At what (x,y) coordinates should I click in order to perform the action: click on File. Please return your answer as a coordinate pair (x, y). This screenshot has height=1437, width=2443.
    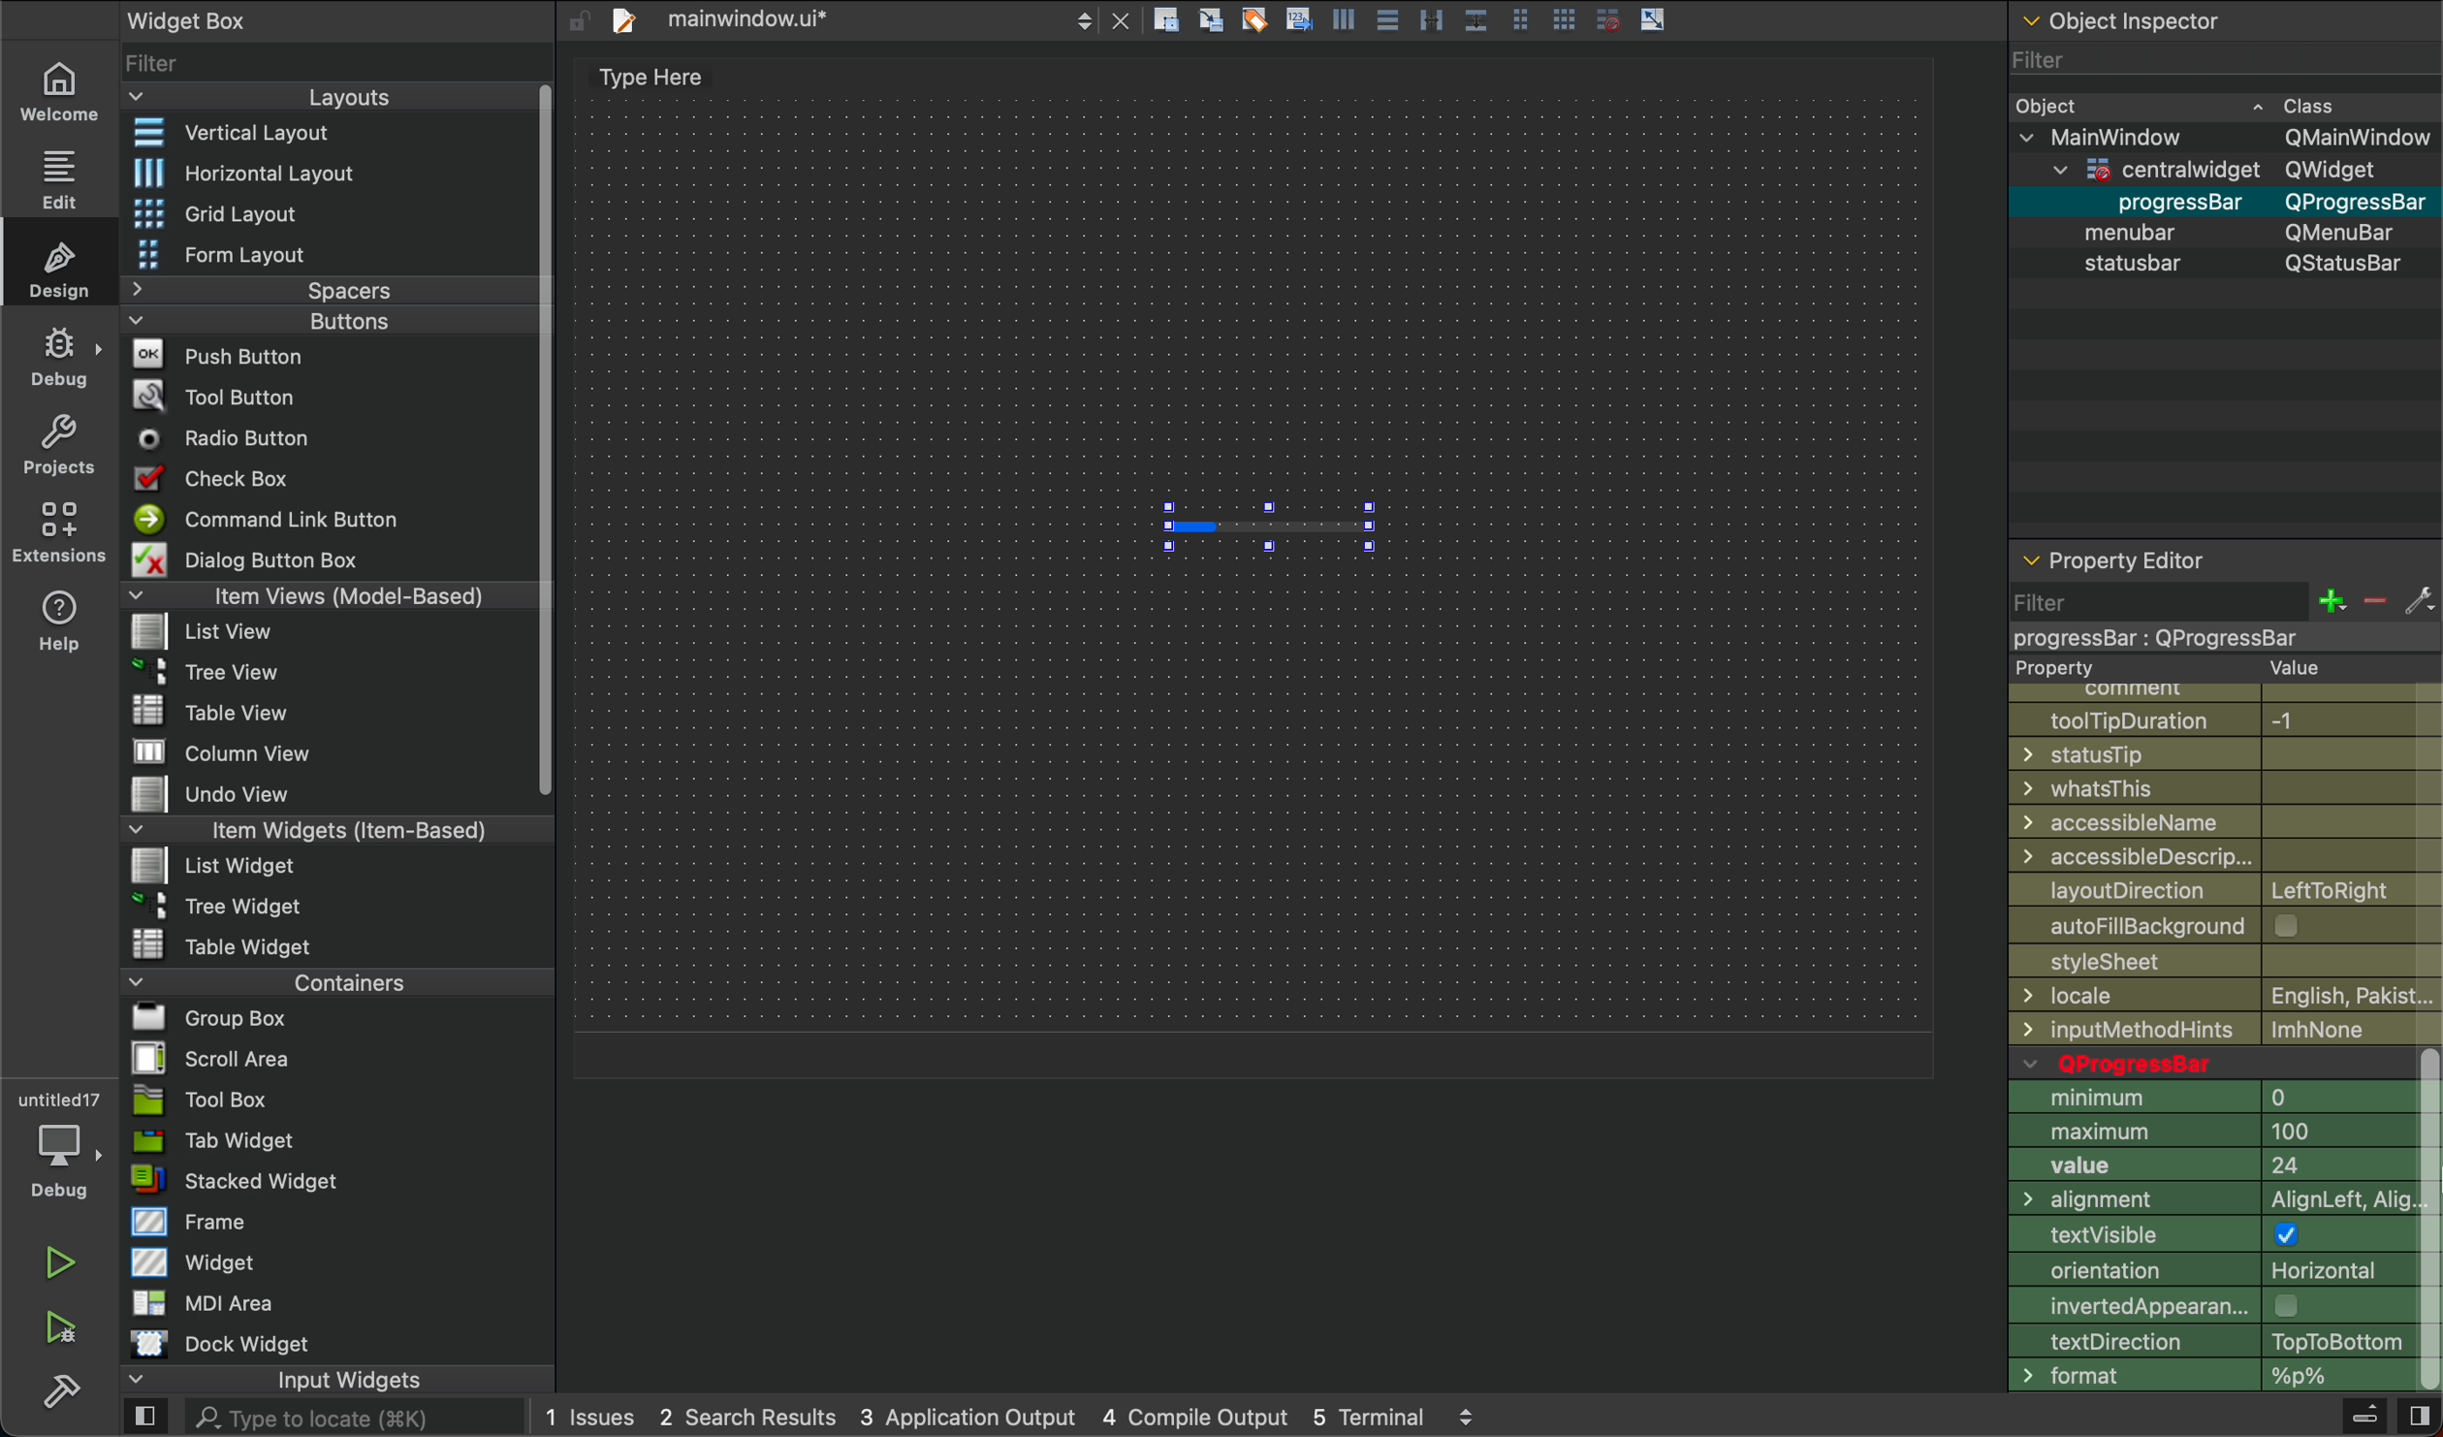
    Looking at the image, I should click on (227, 753).